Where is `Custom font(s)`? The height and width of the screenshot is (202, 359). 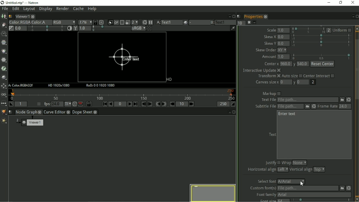 Custom font(s) is located at coordinates (262, 188).